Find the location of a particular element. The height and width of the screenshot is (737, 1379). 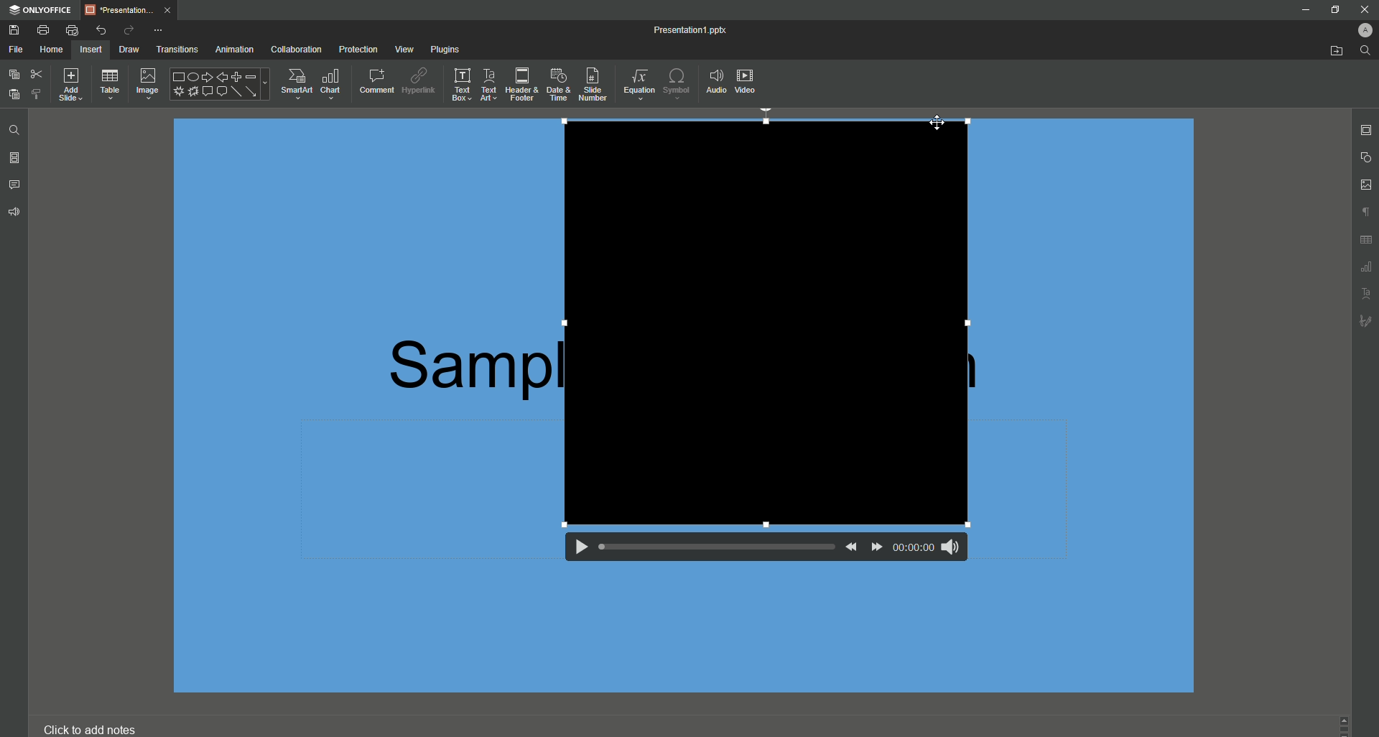

Slide Number is located at coordinates (595, 85).